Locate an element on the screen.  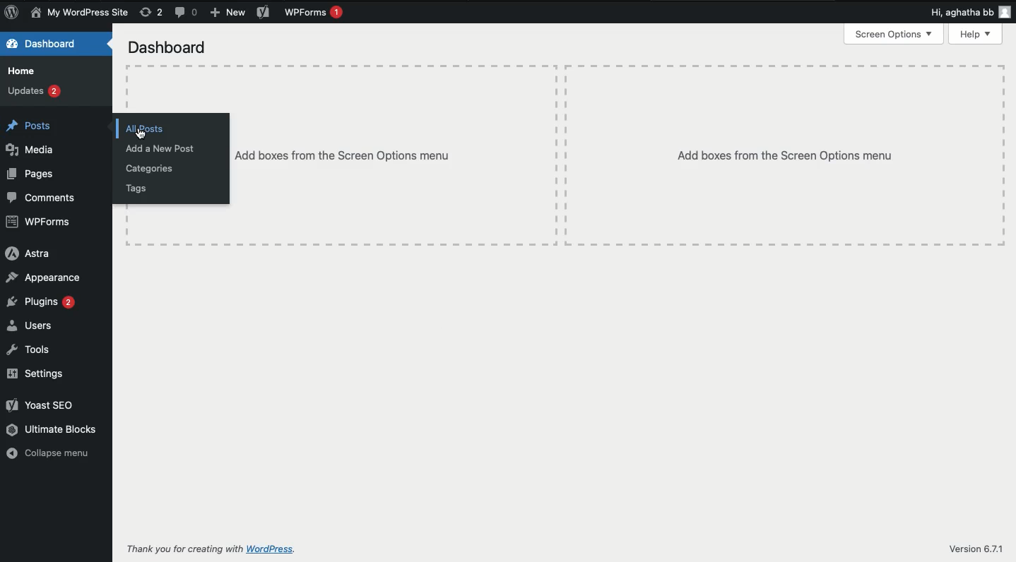
Astra is located at coordinates (27, 253).